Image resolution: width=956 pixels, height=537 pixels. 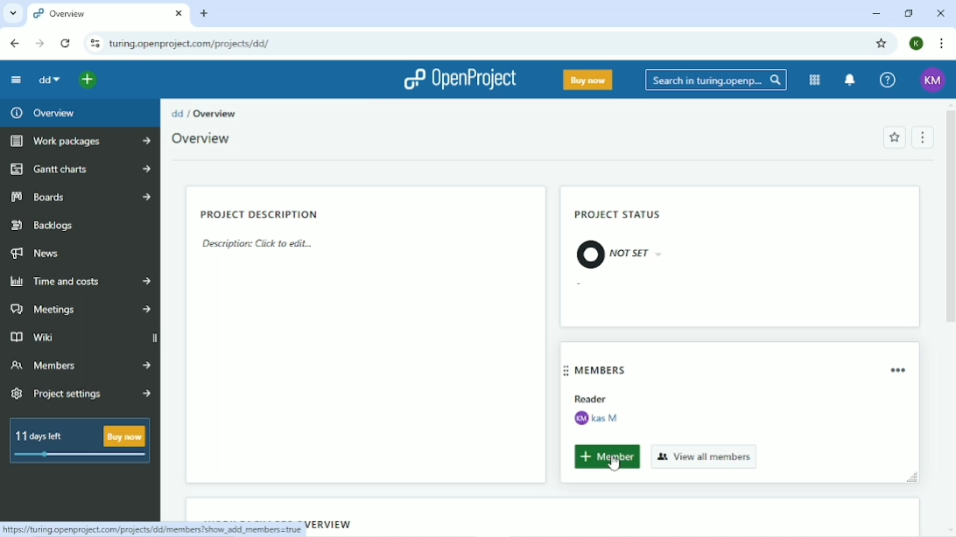 What do you see at coordinates (932, 80) in the screenshot?
I see `Account` at bounding box center [932, 80].